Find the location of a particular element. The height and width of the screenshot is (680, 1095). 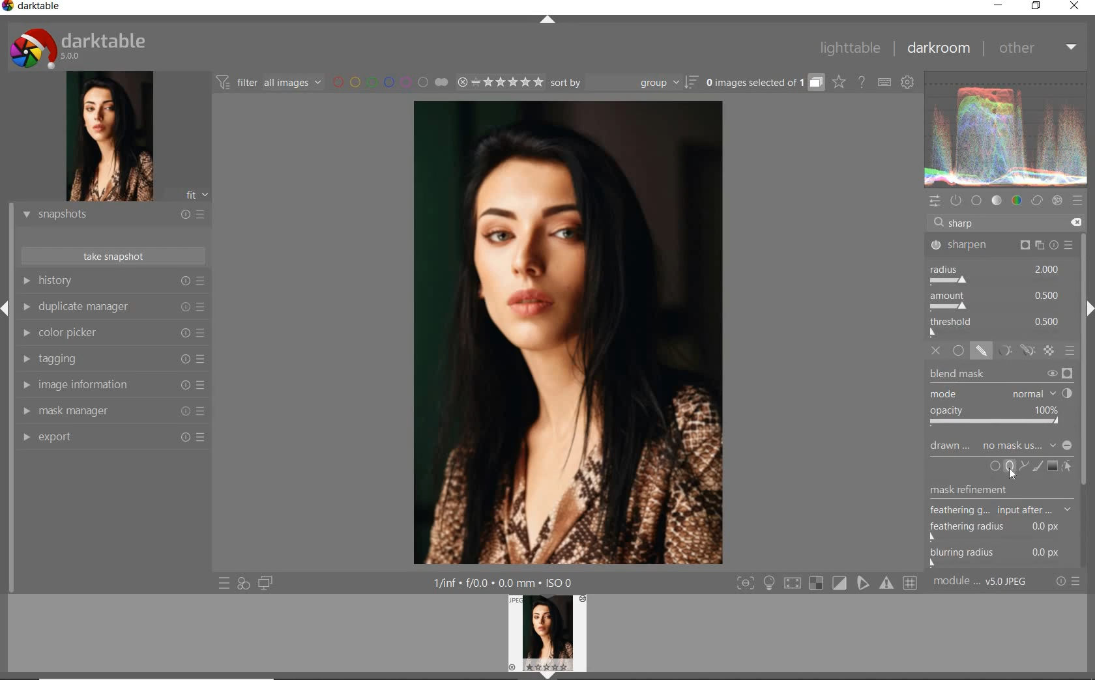

grouped images is located at coordinates (765, 83).